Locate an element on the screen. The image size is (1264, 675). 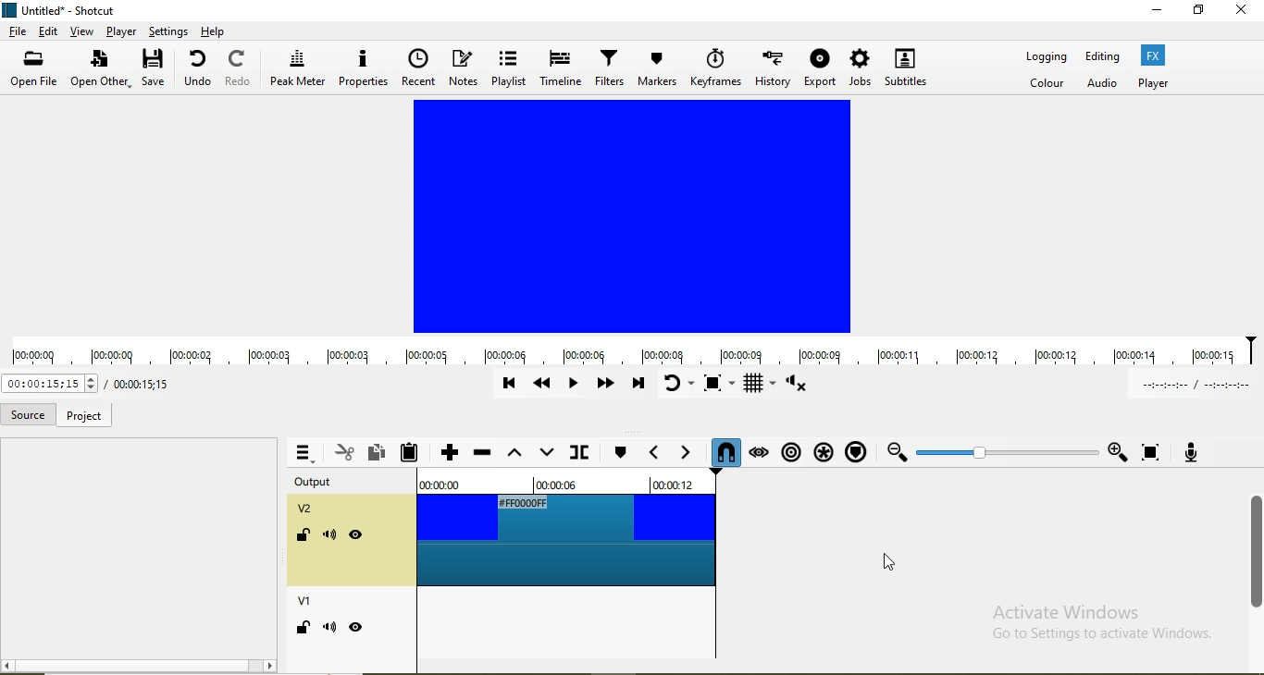
Play quickly backwards is located at coordinates (544, 387).